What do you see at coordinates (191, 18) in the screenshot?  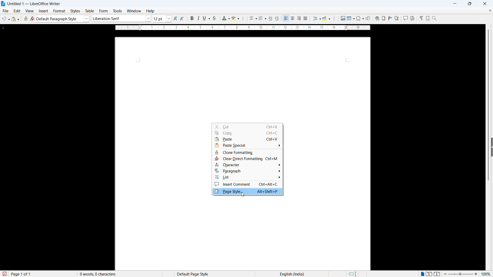 I see `Bold ` at bounding box center [191, 18].